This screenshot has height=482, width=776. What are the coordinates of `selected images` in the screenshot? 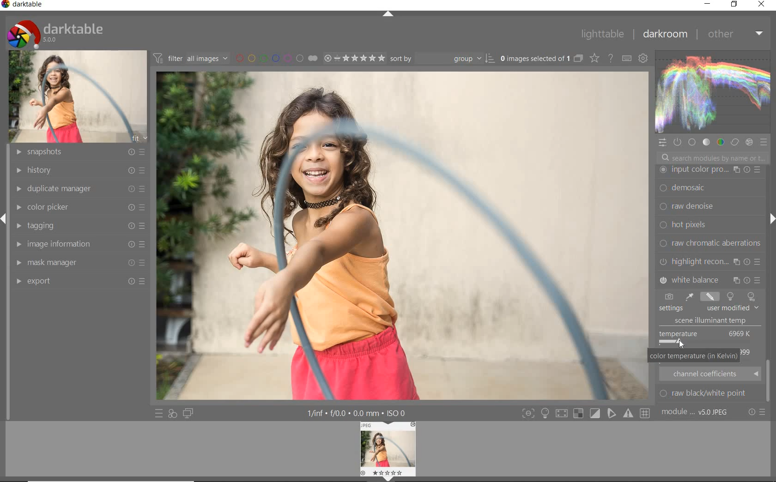 It's located at (534, 58).